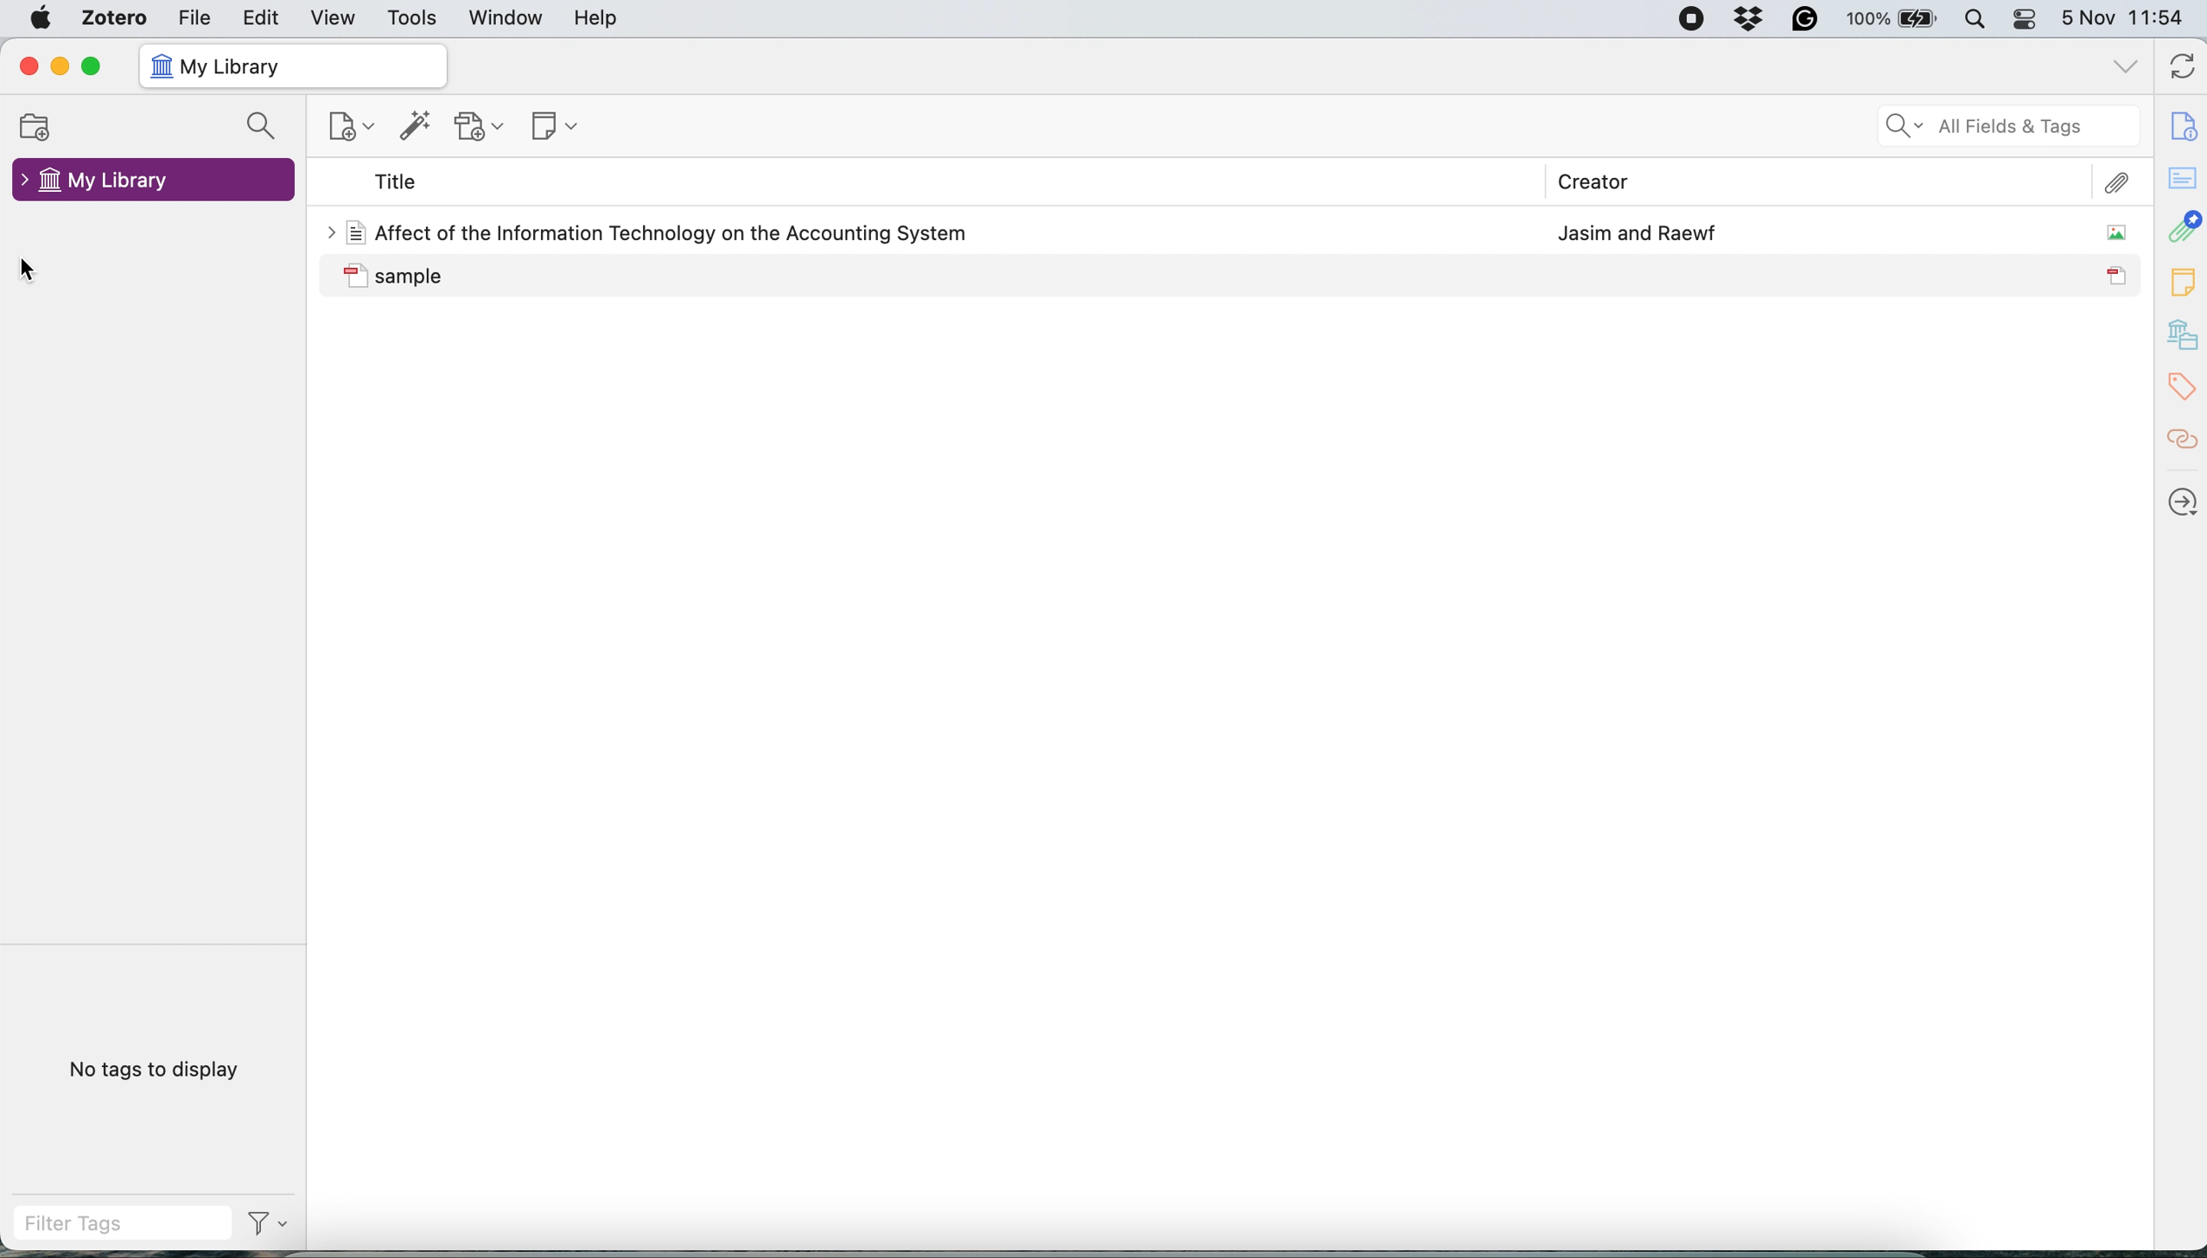 The height and width of the screenshot is (1258, 2207). I want to click on new item, so click(351, 122).